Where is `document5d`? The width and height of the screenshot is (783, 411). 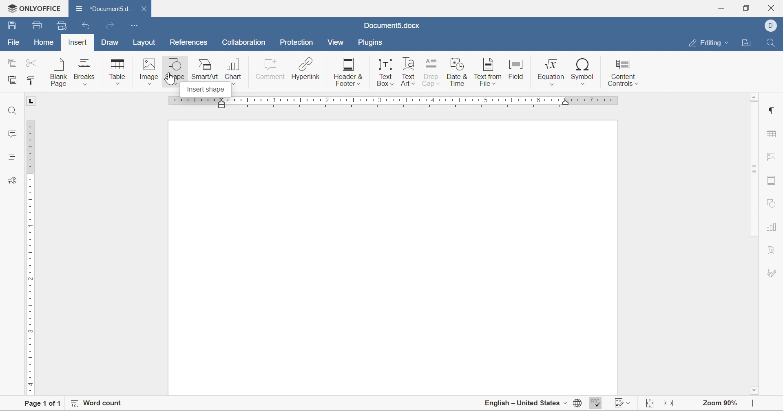
document5d is located at coordinates (106, 7).